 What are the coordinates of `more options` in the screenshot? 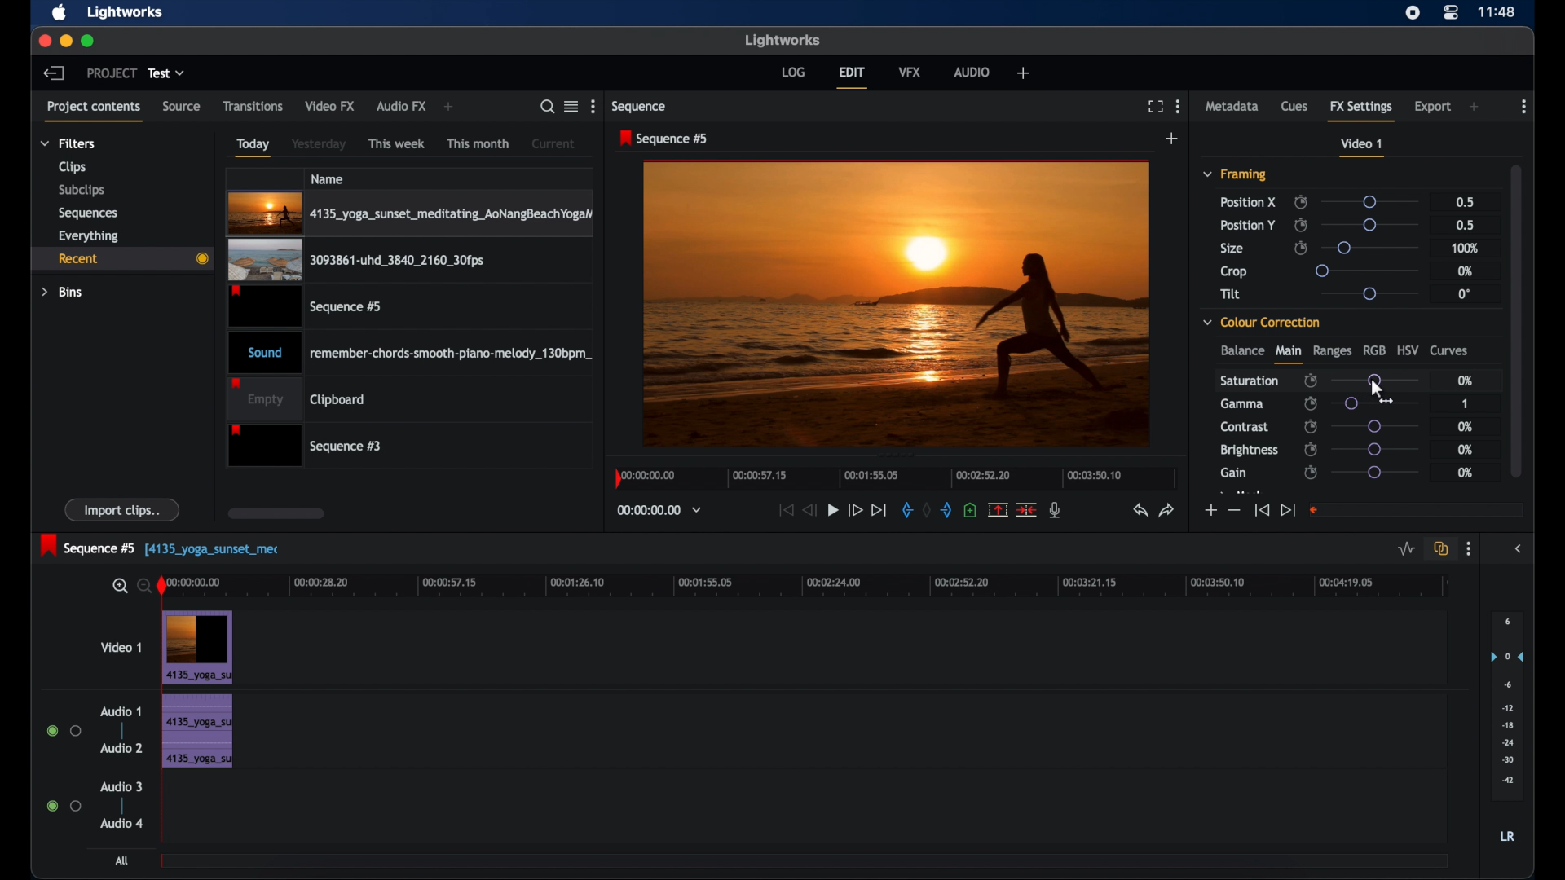 It's located at (1524, 107).